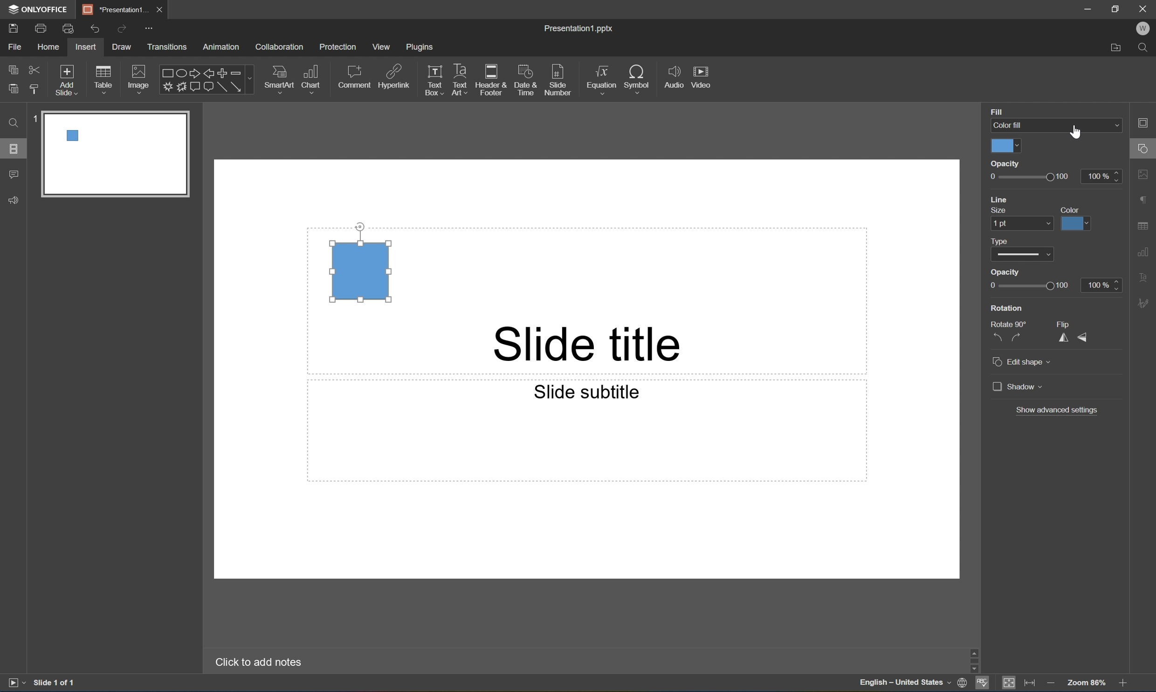 The image size is (1156, 692). Describe the element at coordinates (420, 47) in the screenshot. I see `Plugins` at that location.